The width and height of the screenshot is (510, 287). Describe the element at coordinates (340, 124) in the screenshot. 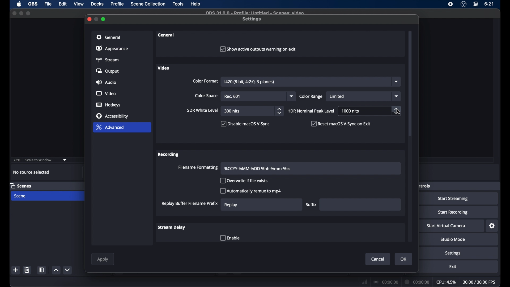

I see `Reset macOS V-Sync on Exit` at that location.